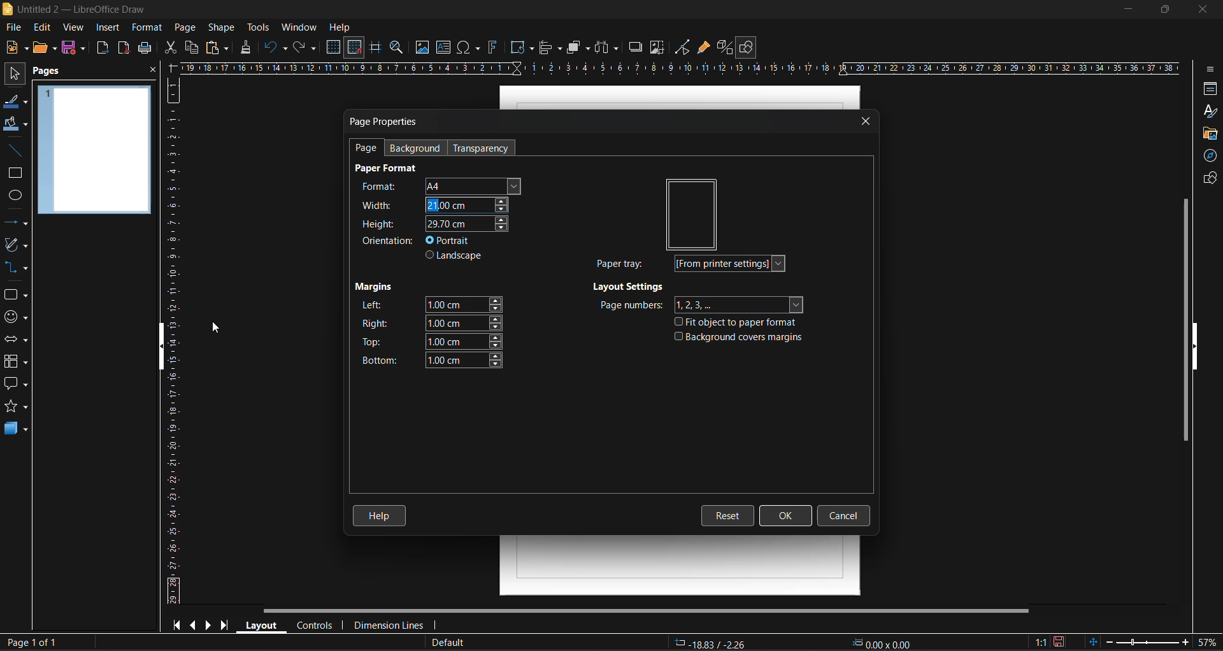 Image resolution: width=1223 pixels, height=651 pixels. What do you see at coordinates (44, 48) in the screenshot?
I see `open` at bounding box center [44, 48].